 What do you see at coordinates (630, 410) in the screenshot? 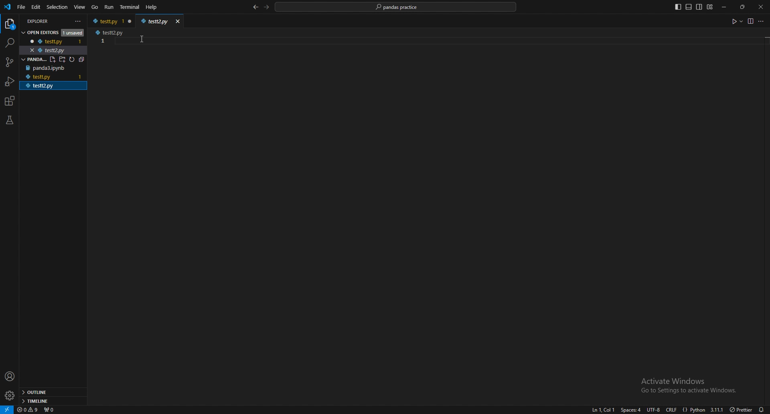
I see `space:4` at bounding box center [630, 410].